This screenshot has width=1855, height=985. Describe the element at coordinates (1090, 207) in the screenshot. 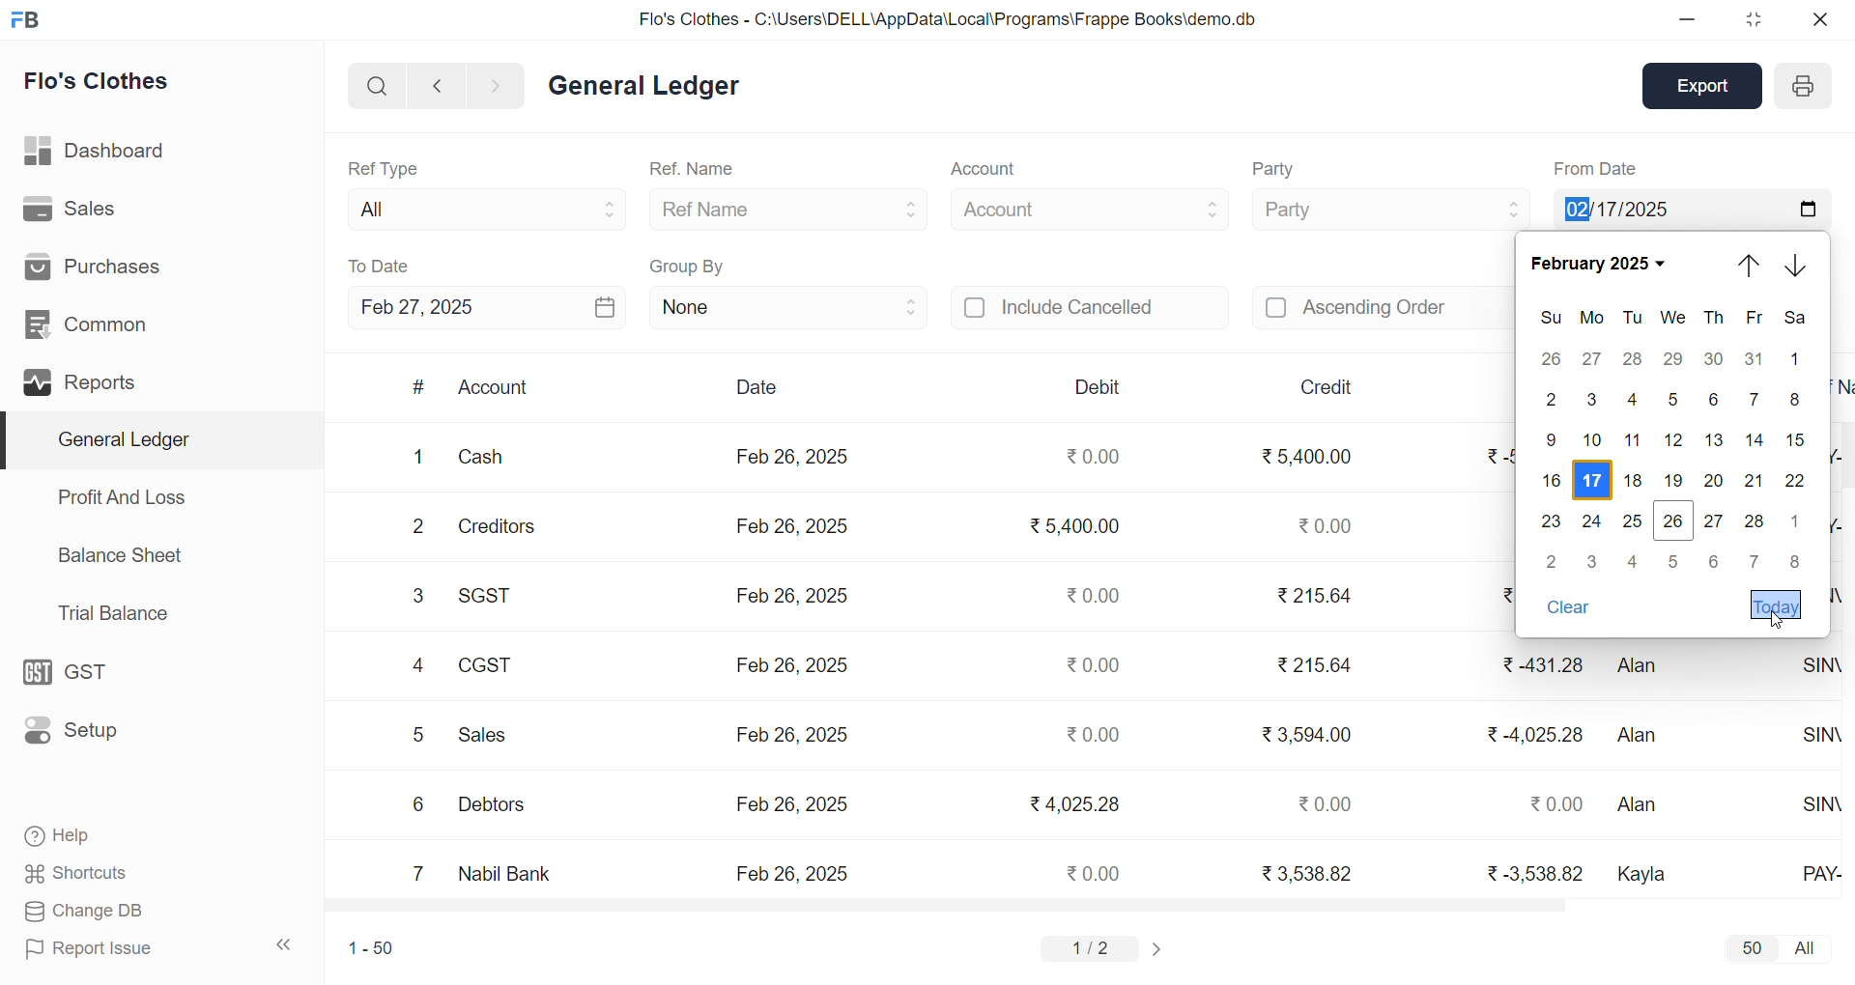

I see `Account` at that location.